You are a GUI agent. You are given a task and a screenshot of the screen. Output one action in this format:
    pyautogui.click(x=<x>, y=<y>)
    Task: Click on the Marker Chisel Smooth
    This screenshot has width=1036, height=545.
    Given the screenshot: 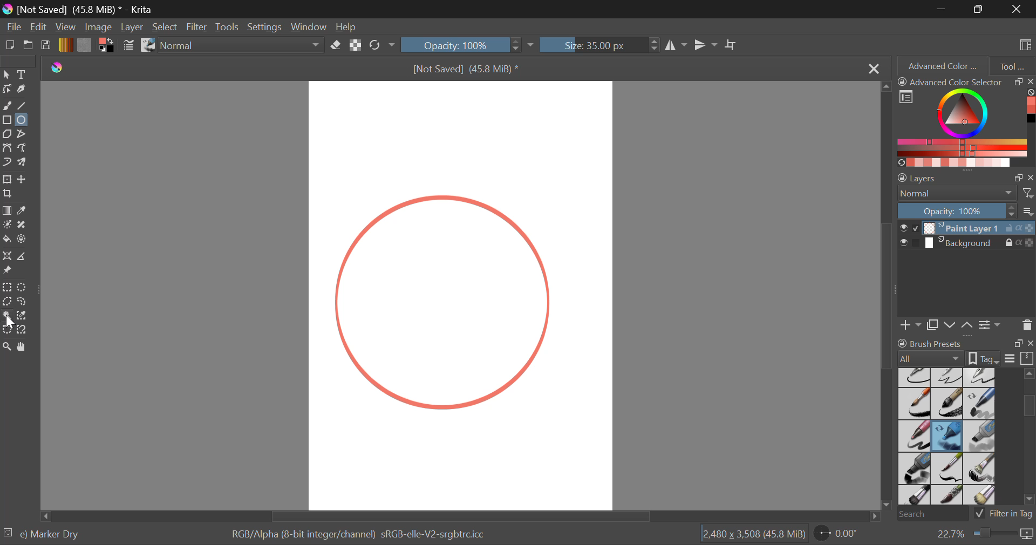 What is the action you would take?
    pyautogui.click(x=980, y=403)
    